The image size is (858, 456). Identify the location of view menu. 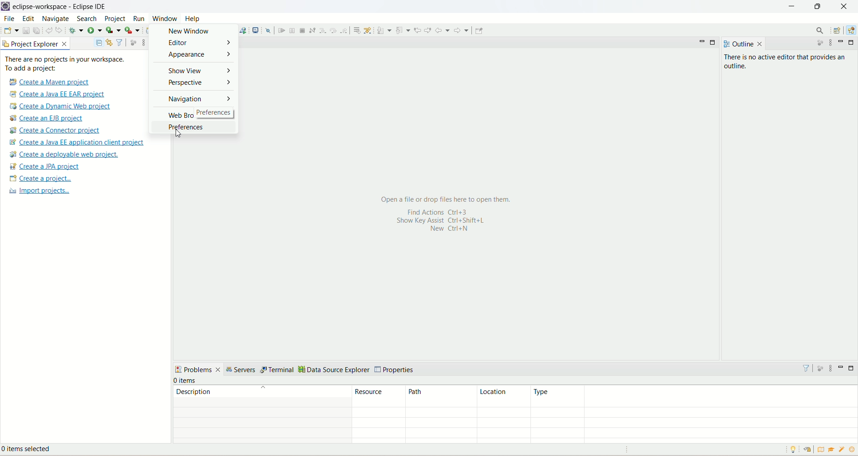
(832, 44).